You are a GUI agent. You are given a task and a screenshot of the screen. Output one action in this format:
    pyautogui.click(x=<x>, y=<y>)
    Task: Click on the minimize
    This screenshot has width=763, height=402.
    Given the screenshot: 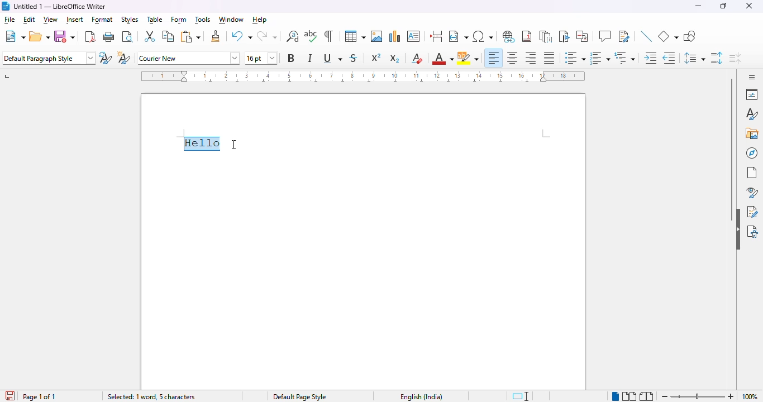 What is the action you would take?
    pyautogui.click(x=699, y=6)
    